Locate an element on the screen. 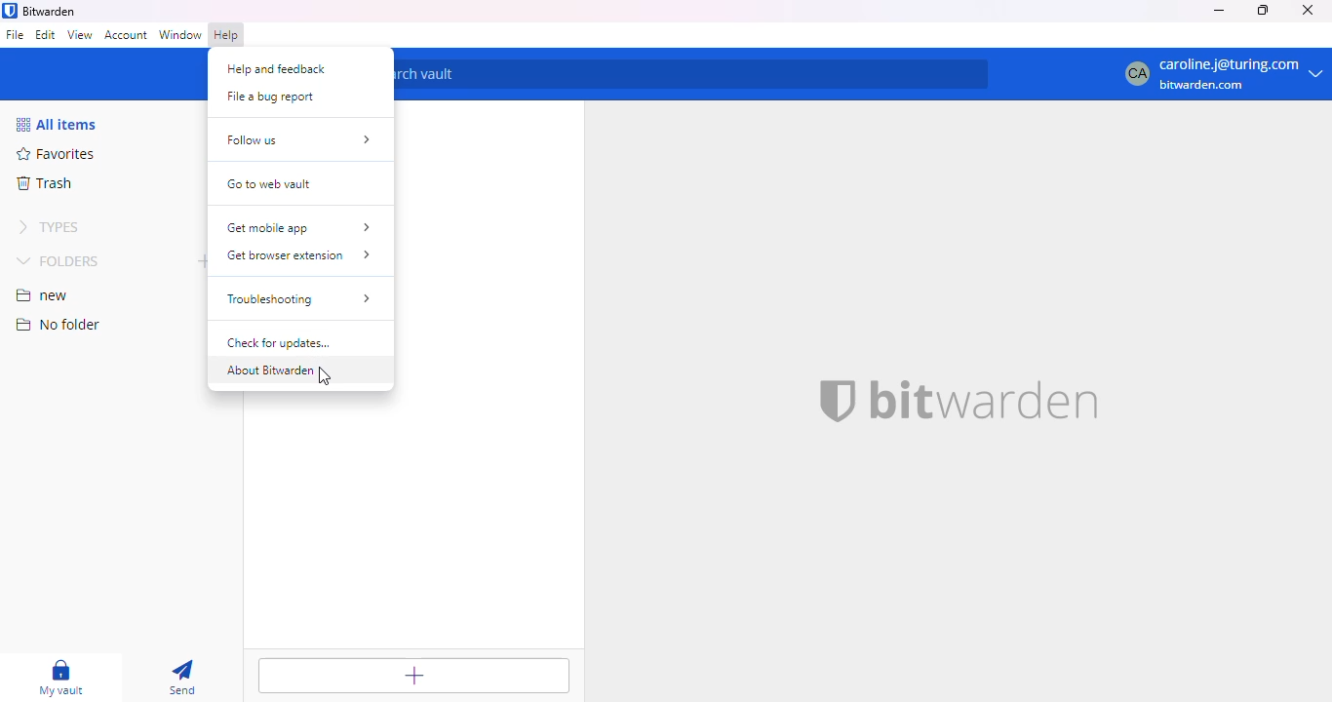  account is located at coordinates (126, 36).